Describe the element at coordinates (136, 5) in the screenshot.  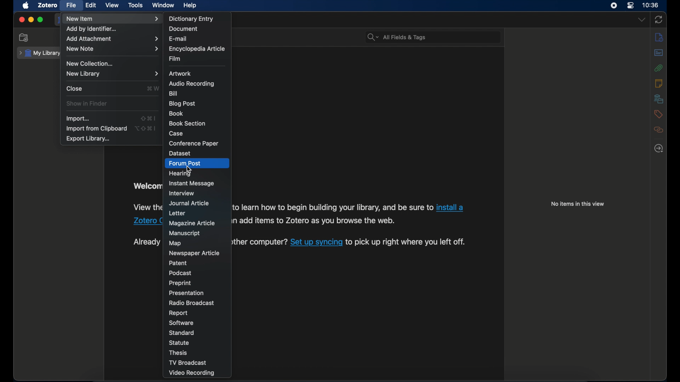
I see `tools` at that location.